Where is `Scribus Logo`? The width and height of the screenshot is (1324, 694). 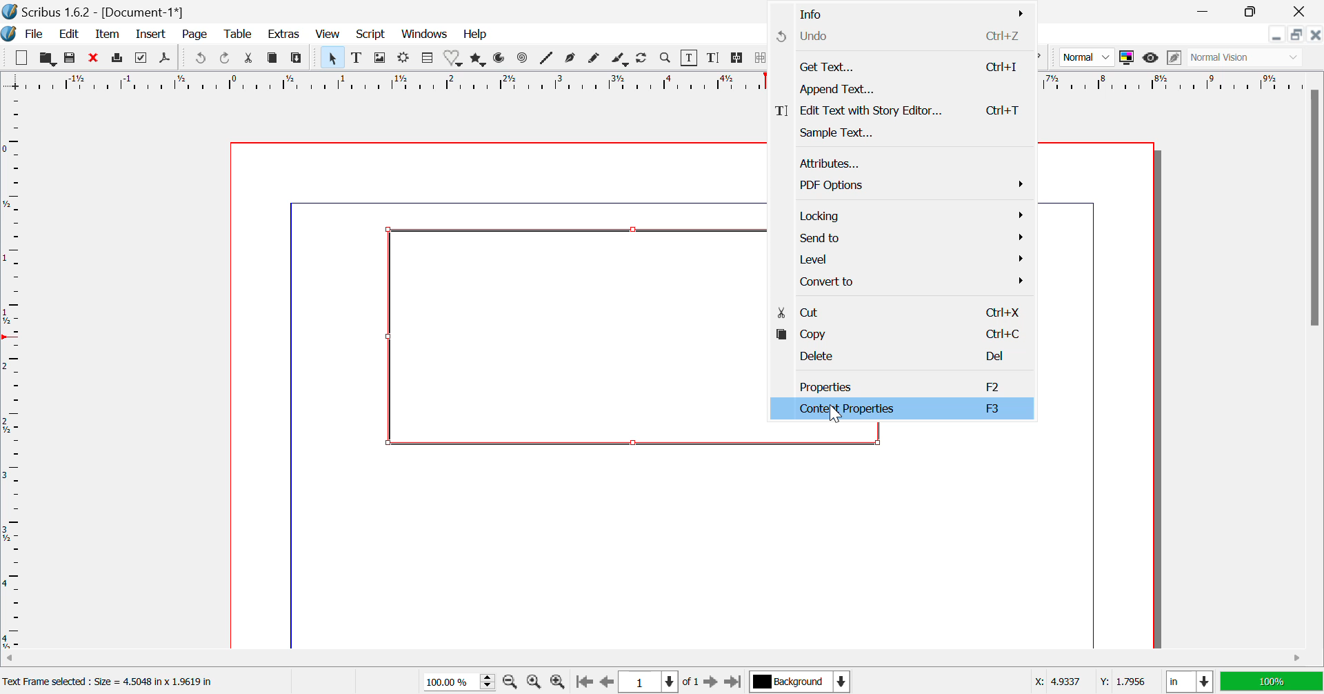 Scribus Logo is located at coordinates (10, 34).